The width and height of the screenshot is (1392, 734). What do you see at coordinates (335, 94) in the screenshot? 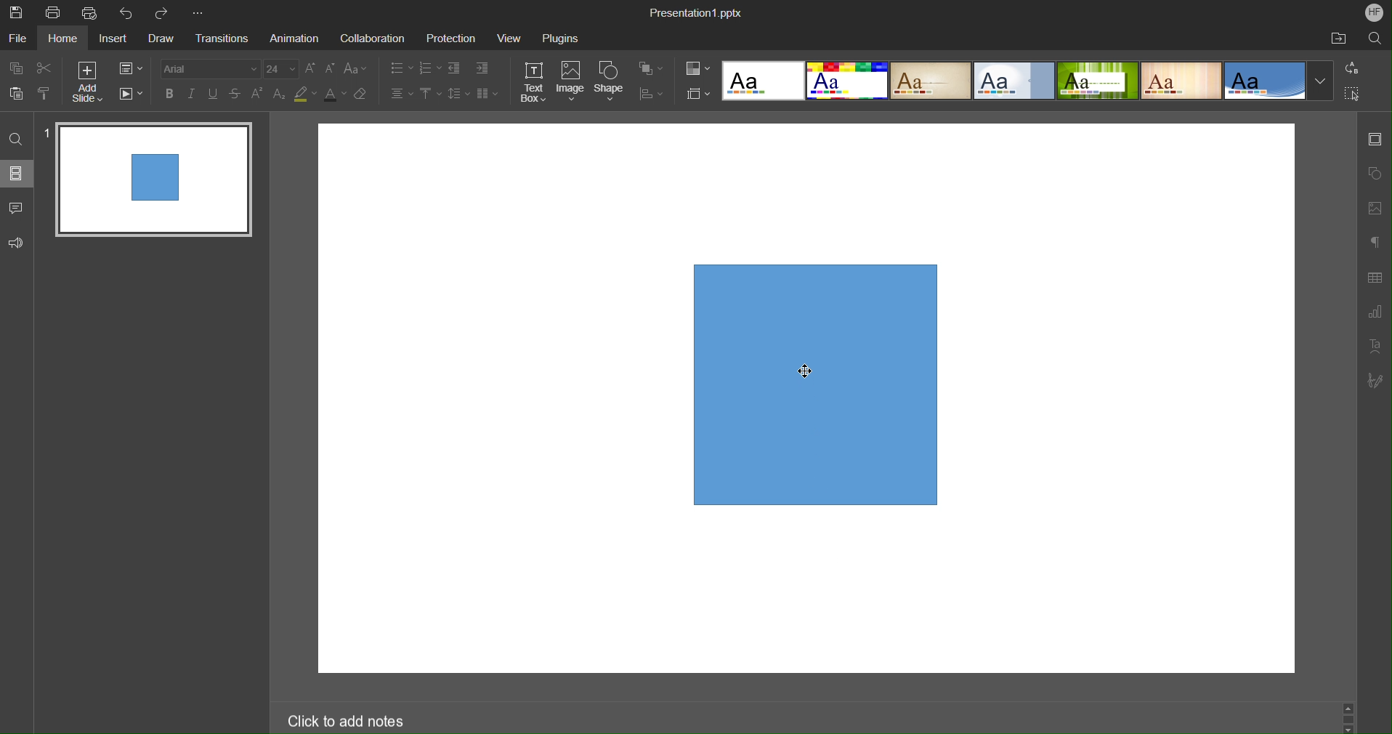
I see `Text Color` at bounding box center [335, 94].